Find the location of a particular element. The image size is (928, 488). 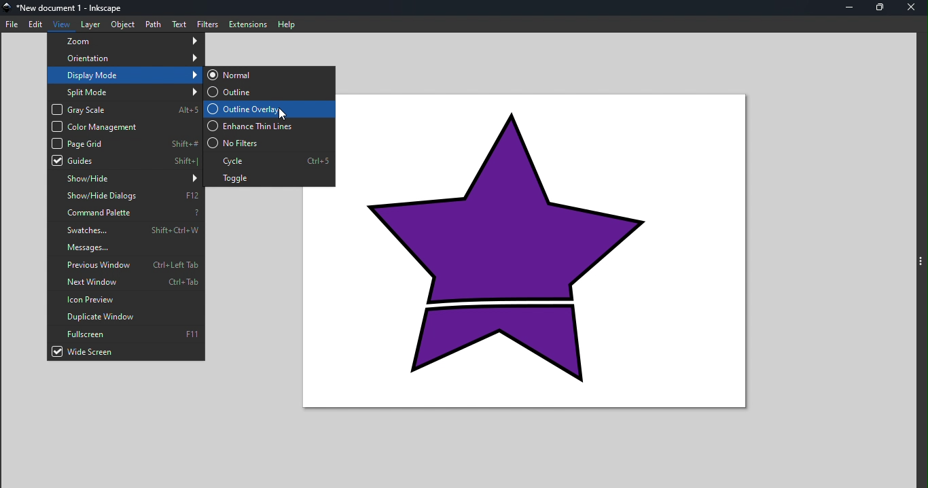

Path is located at coordinates (156, 22).